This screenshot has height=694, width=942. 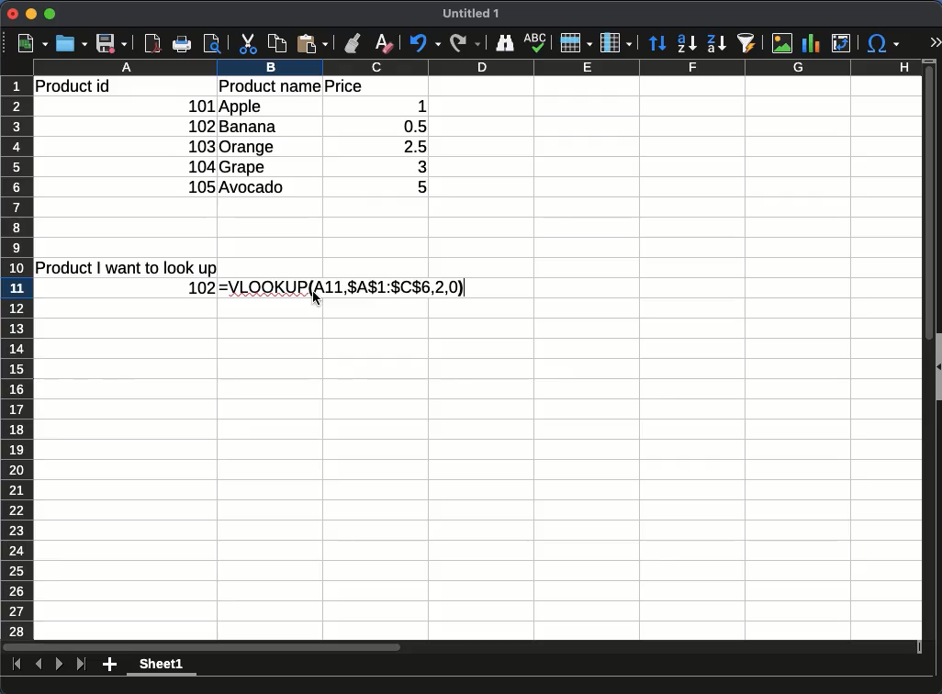 What do you see at coordinates (881, 43) in the screenshot?
I see `special character` at bounding box center [881, 43].